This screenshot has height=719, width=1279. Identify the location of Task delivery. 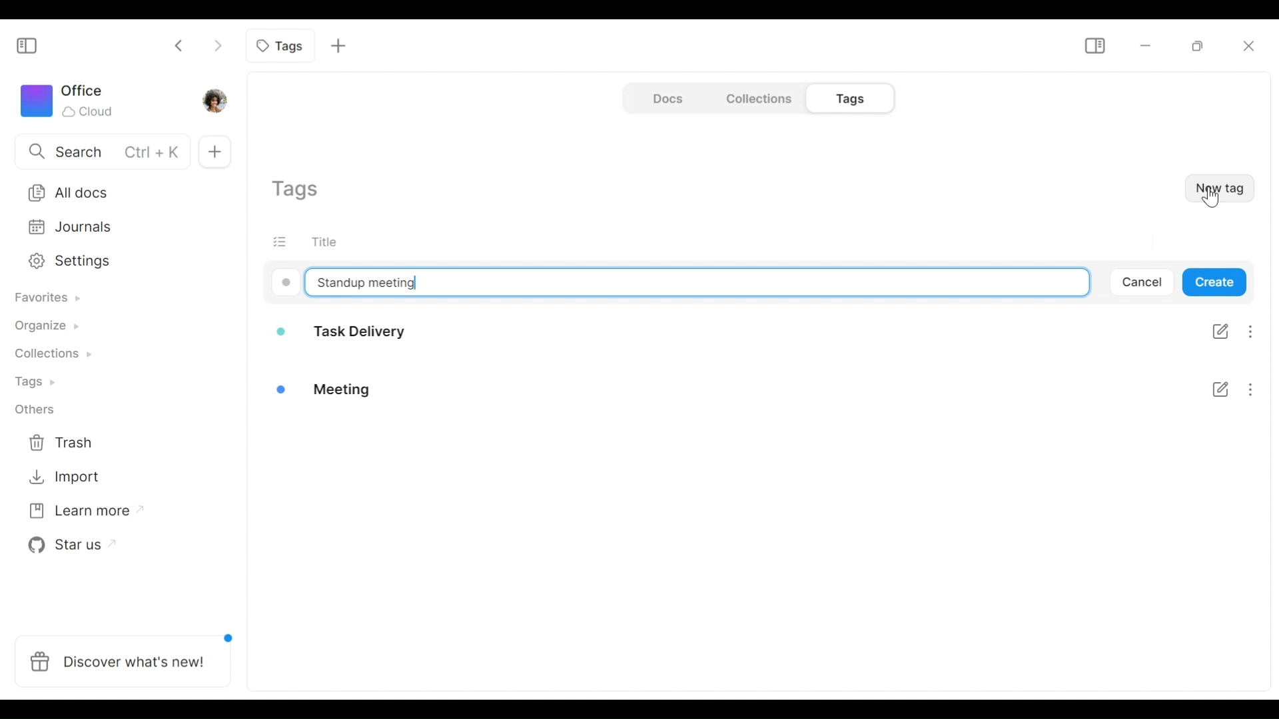
(346, 332).